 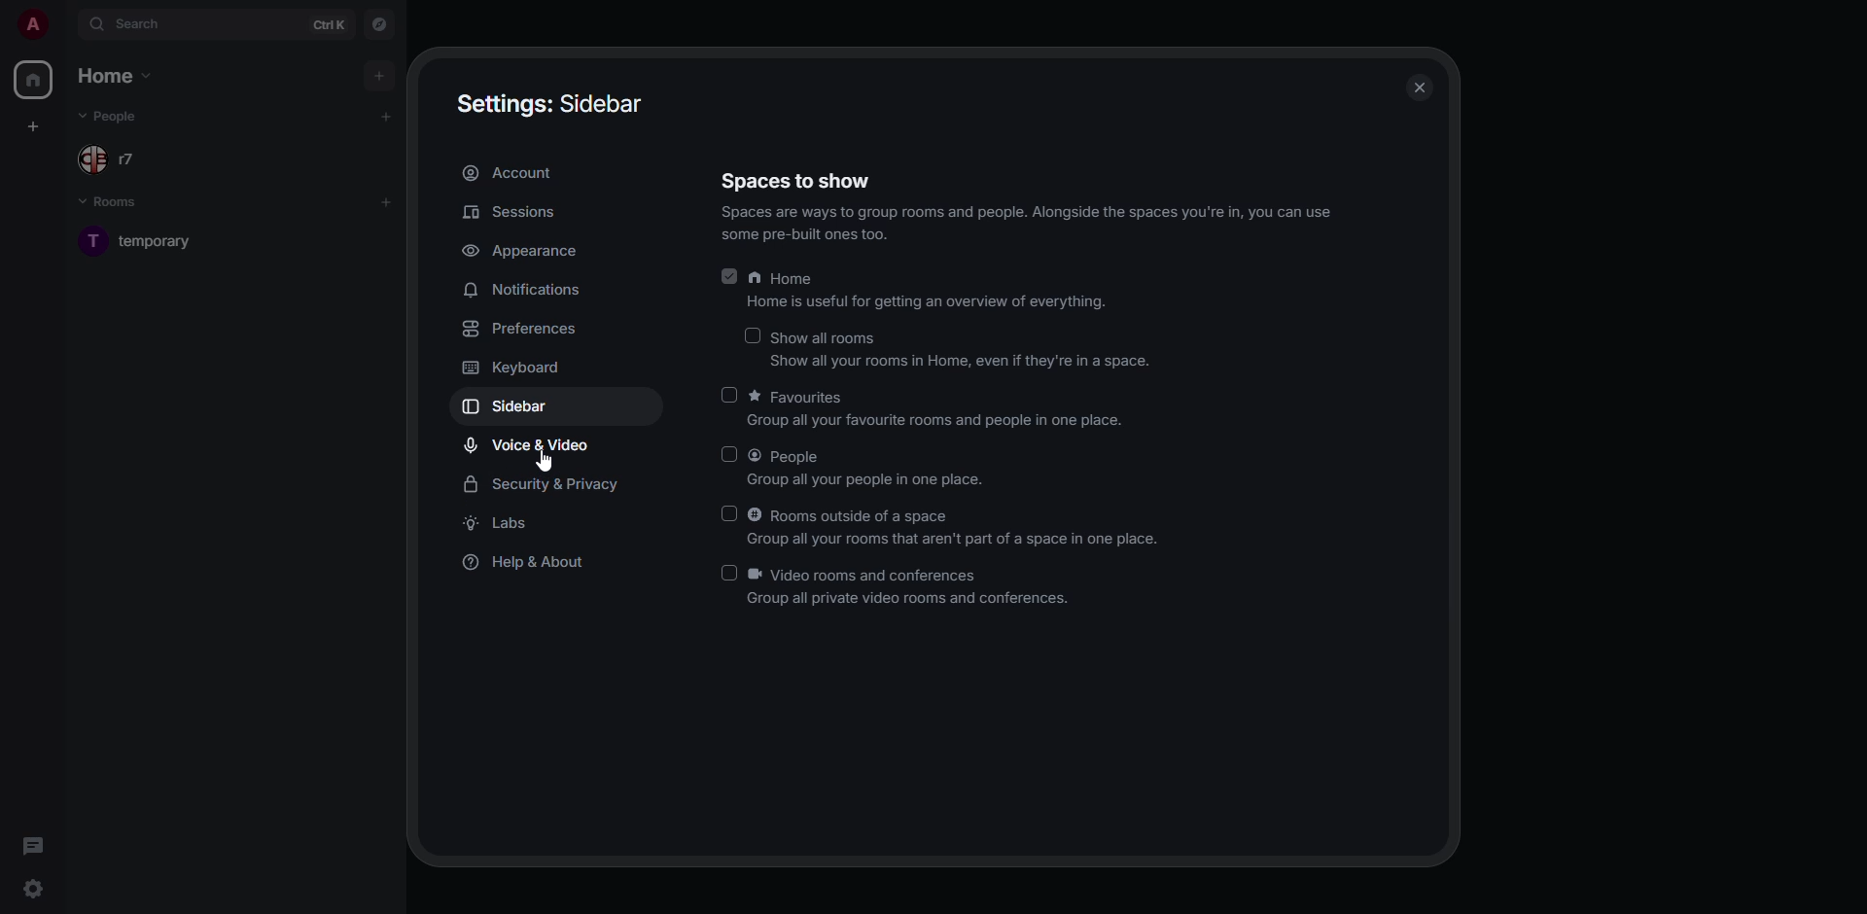 I want to click on labs, so click(x=500, y=523).